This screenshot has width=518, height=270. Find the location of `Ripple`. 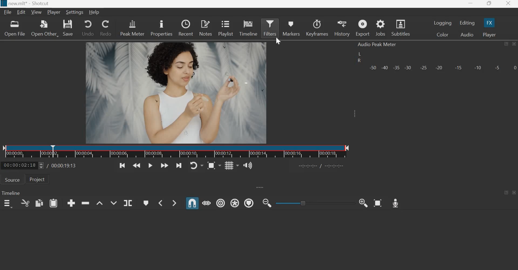

Ripple is located at coordinates (221, 202).